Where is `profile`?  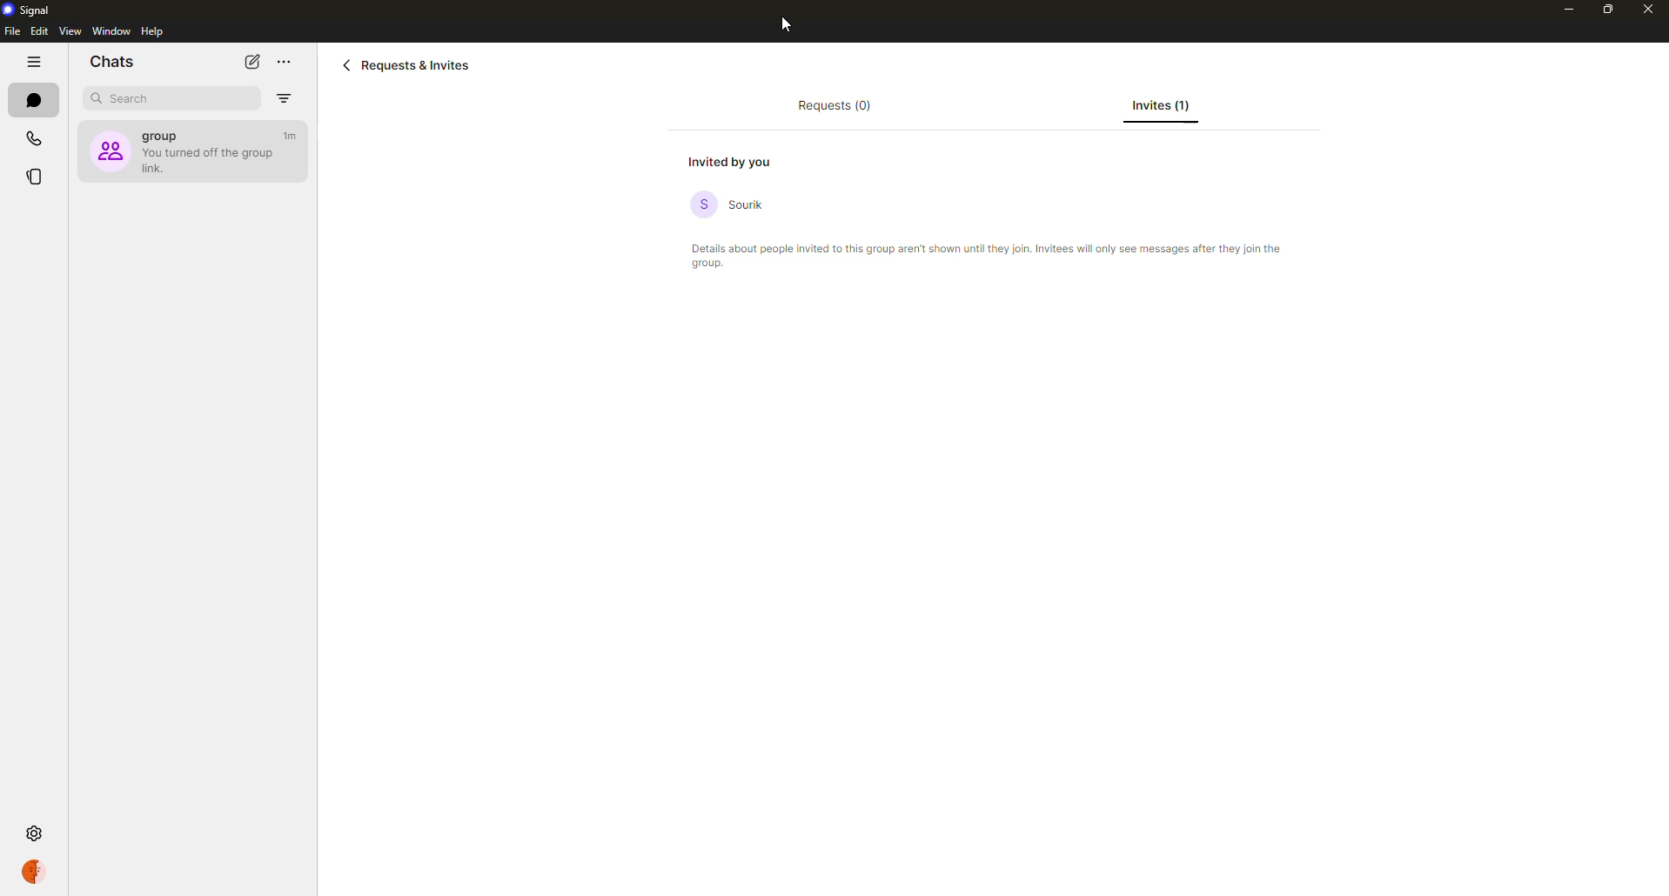 profile is located at coordinates (37, 872).